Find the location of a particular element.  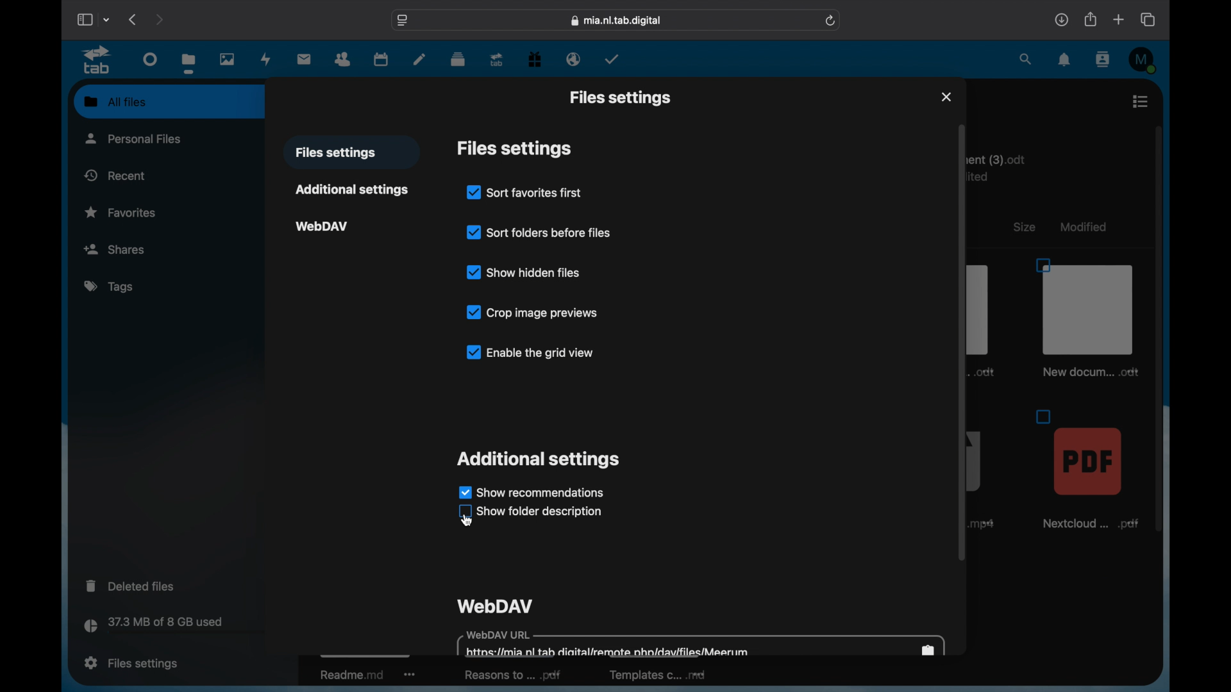

file is located at coordinates (1086, 468).